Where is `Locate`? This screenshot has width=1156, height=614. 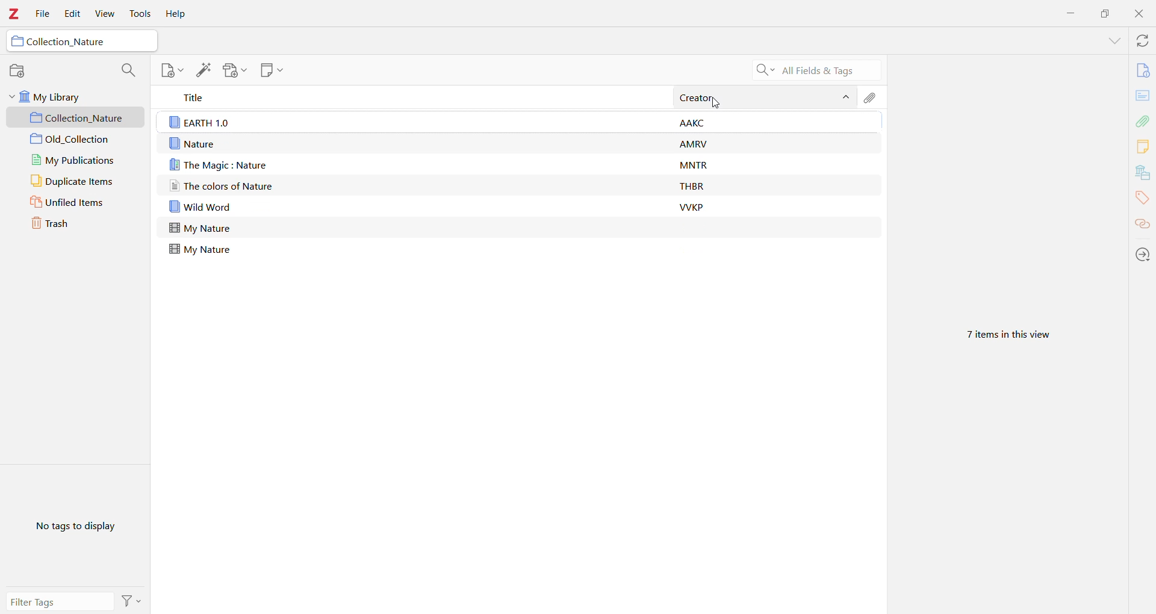 Locate is located at coordinates (1142, 255).